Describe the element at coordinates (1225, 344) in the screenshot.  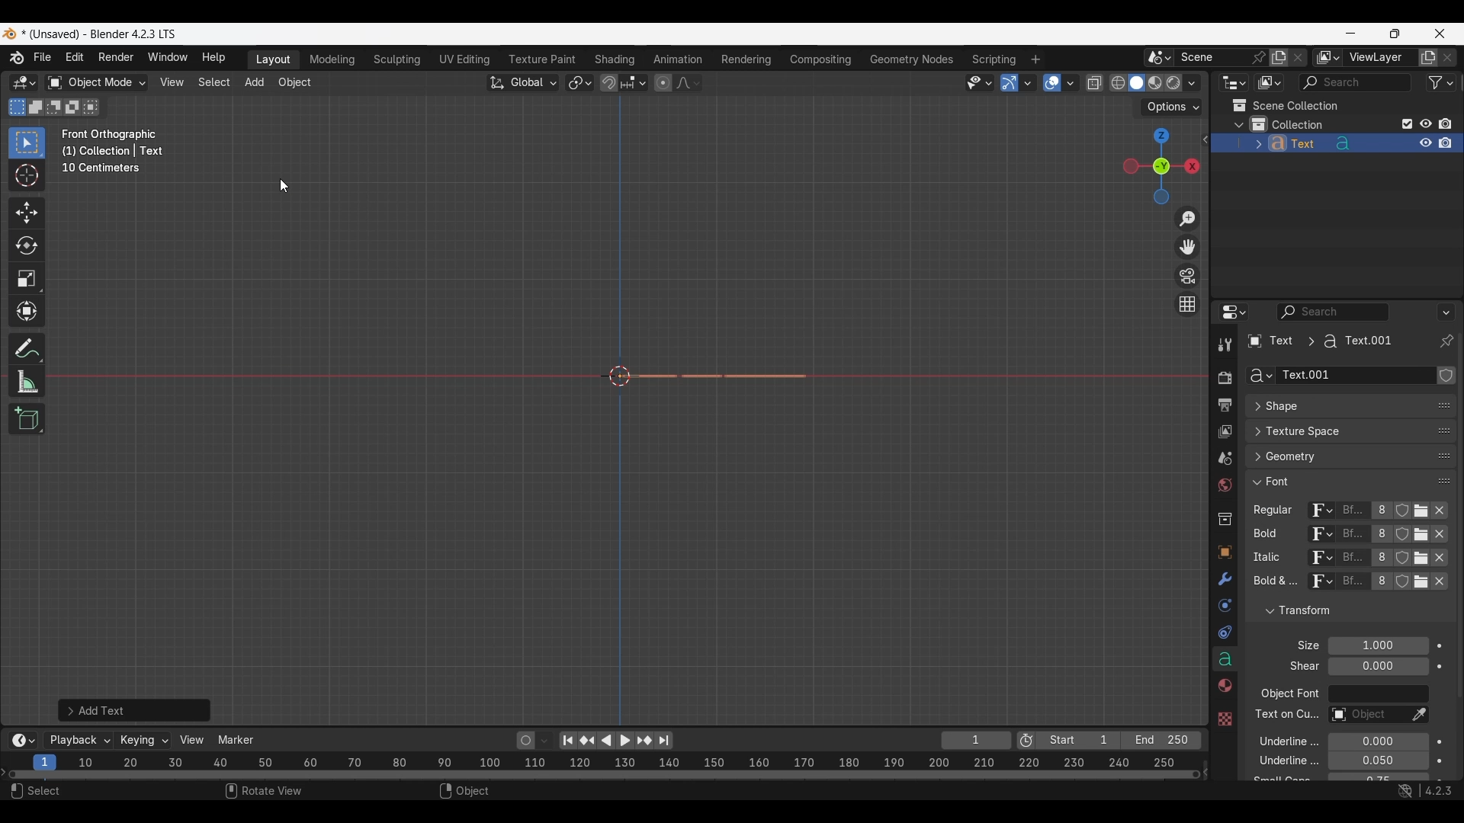
I see `Tool` at that location.